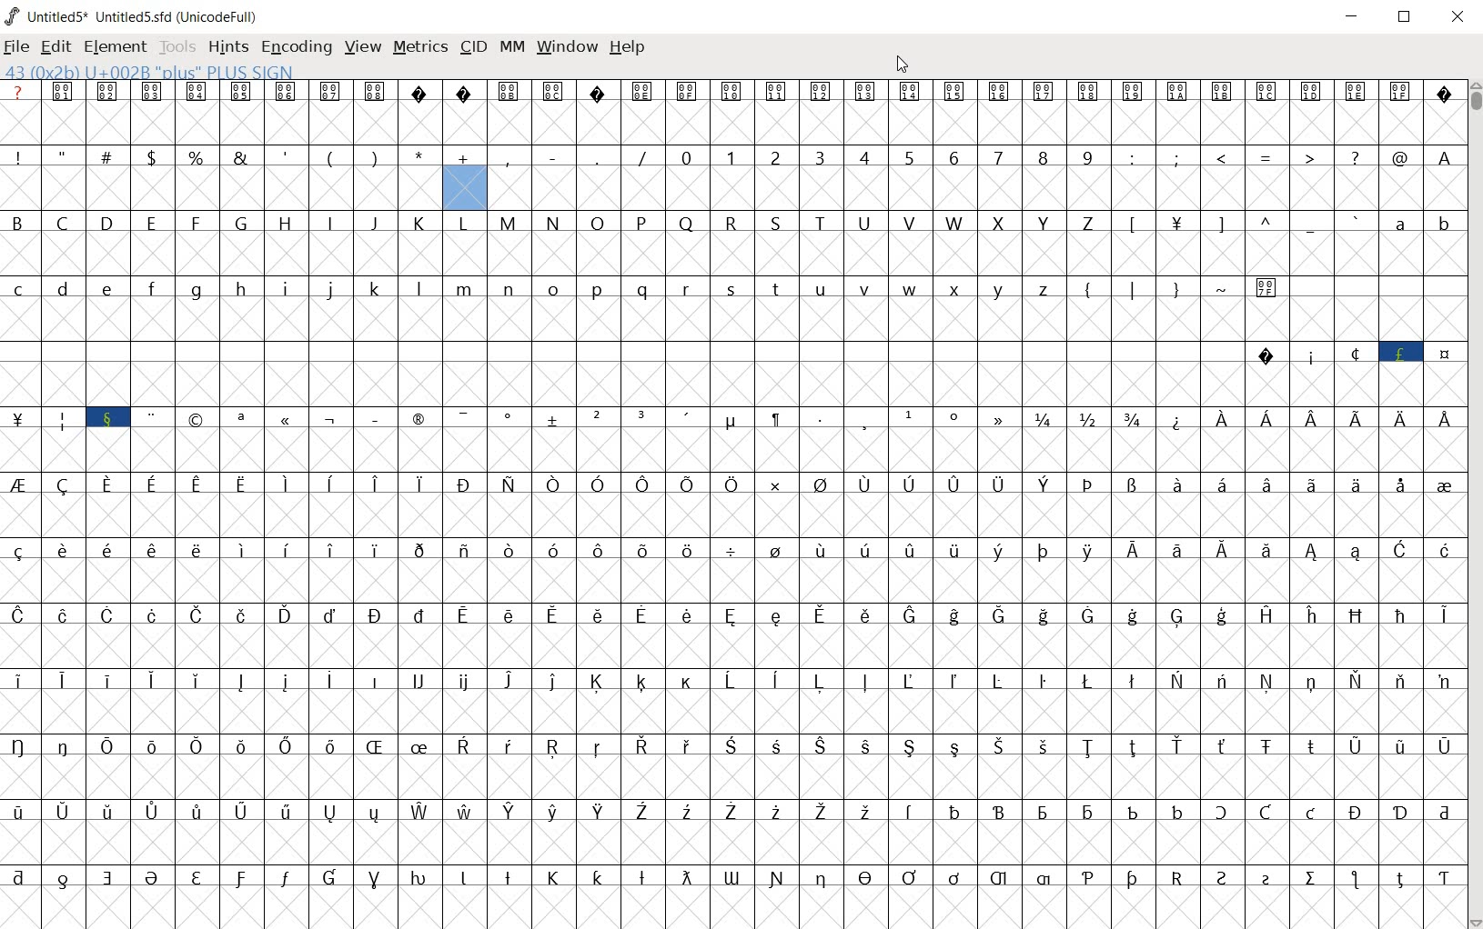 The height and width of the screenshot is (929, 1483). Describe the element at coordinates (152, 72) in the screenshot. I see `43 (0X2B) u+002b "plus" PLUS SIGN` at that location.